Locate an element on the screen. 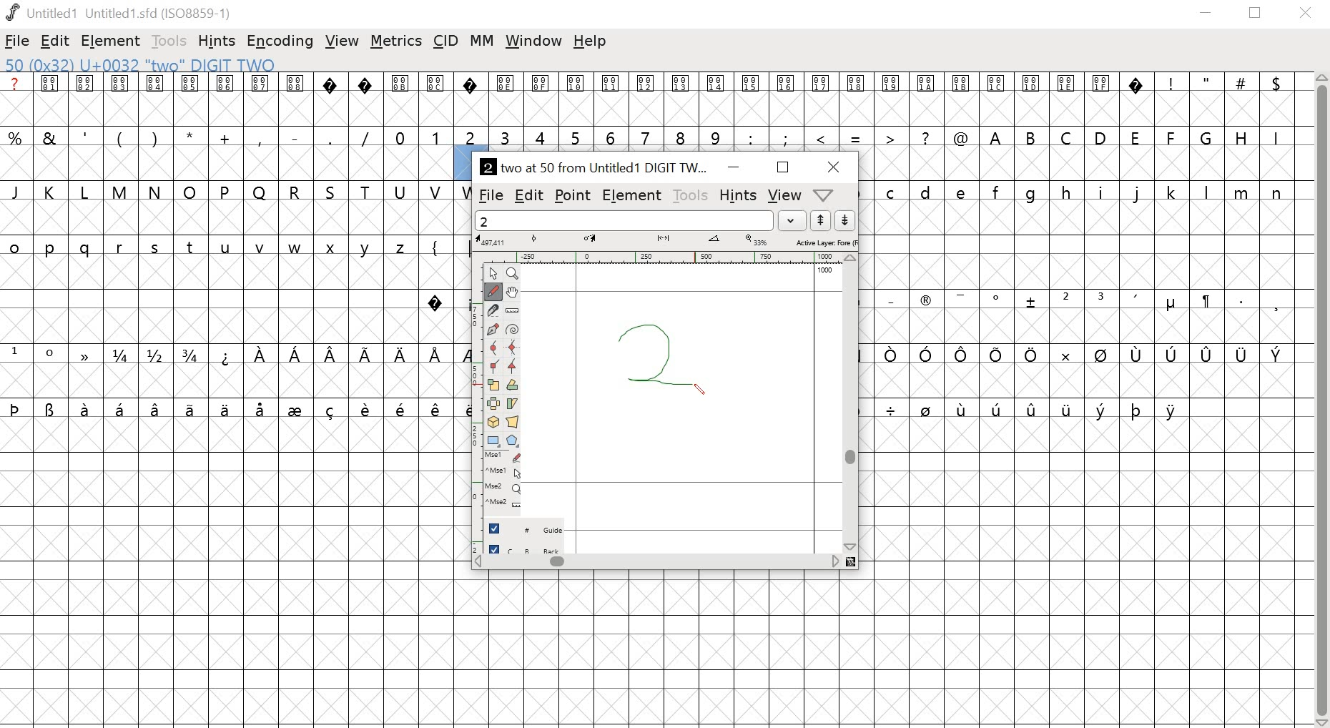  view is located at coordinates (784, 195).